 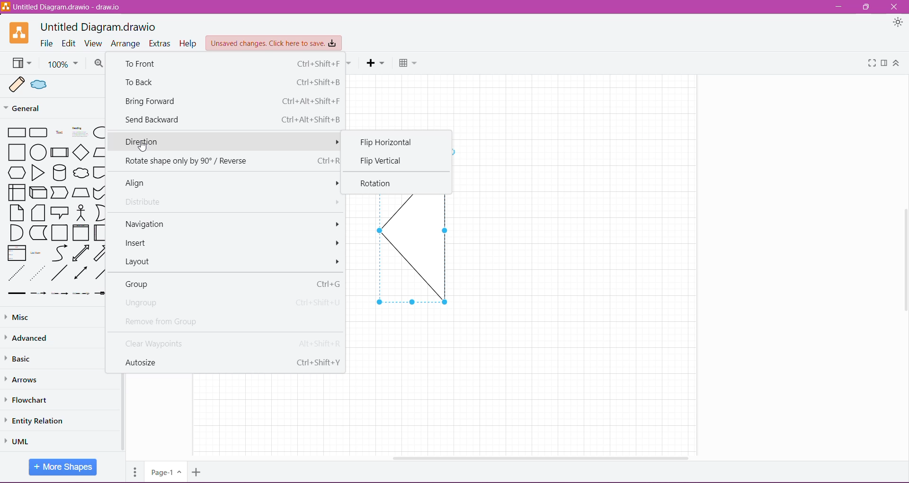 I want to click on Application Logo, so click(x=20, y=33).